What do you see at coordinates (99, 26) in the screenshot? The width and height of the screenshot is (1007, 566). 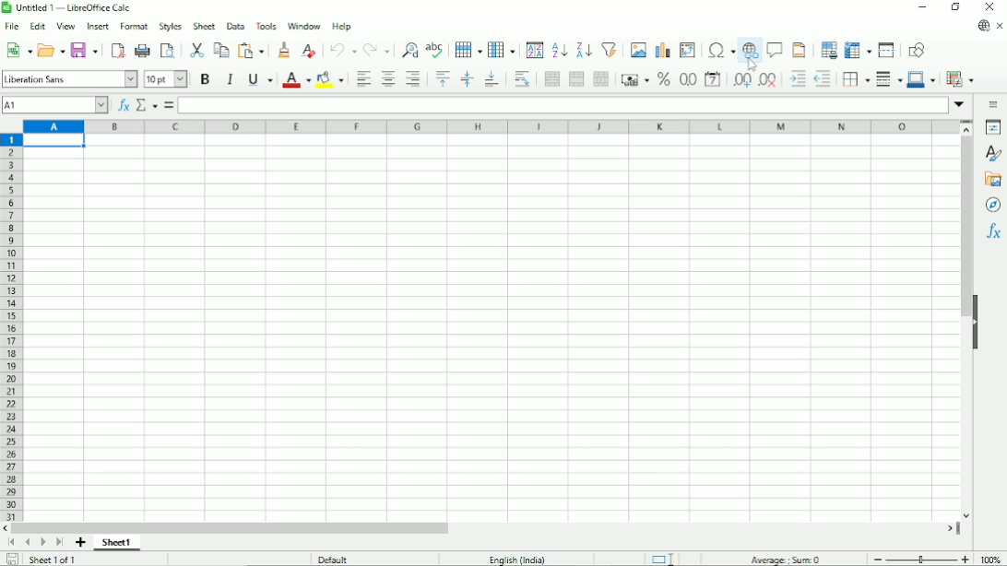 I see `insert` at bounding box center [99, 26].